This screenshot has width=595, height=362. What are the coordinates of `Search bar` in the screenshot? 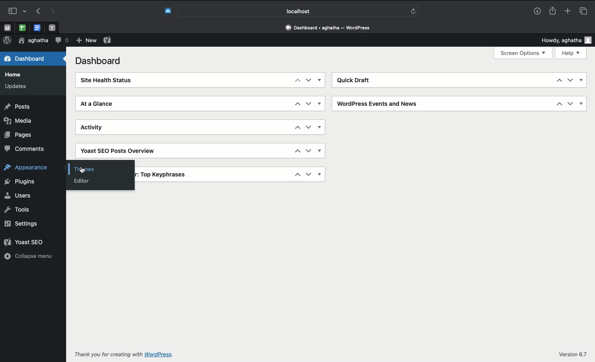 It's located at (299, 11).